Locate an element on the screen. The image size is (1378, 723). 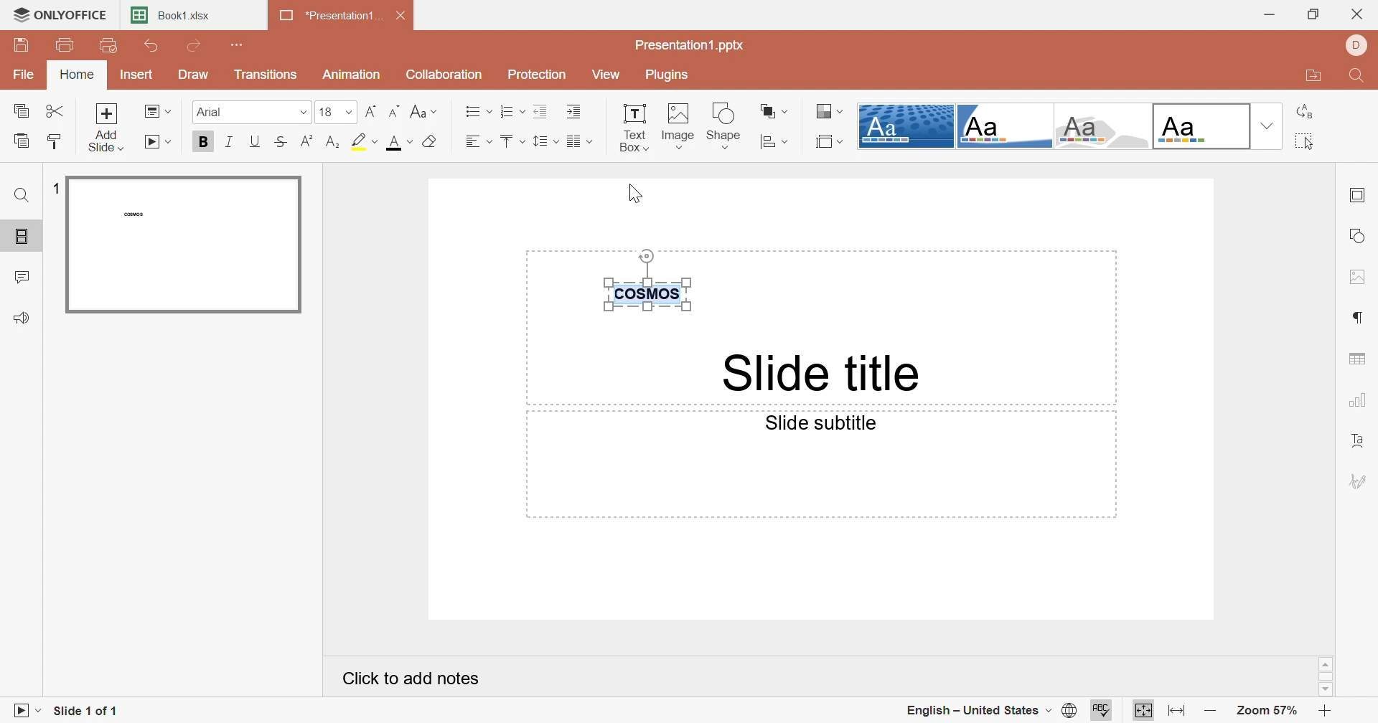
Side subtitle is located at coordinates (817, 422).